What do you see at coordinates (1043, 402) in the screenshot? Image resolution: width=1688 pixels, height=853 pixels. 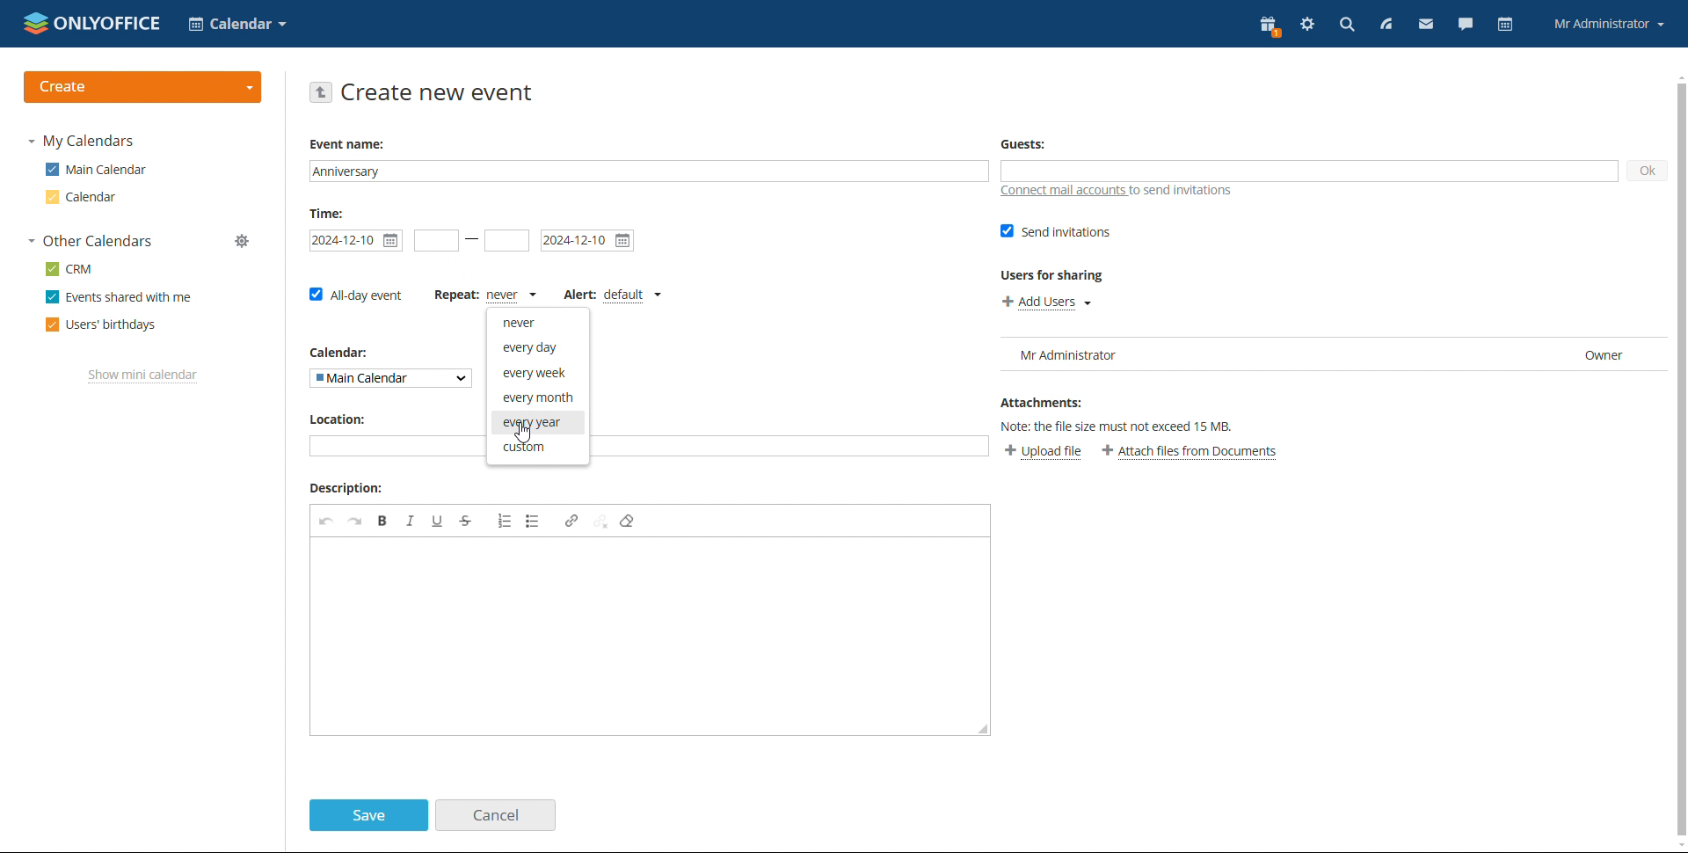 I see `Attachments:` at bounding box center [1043, 402].